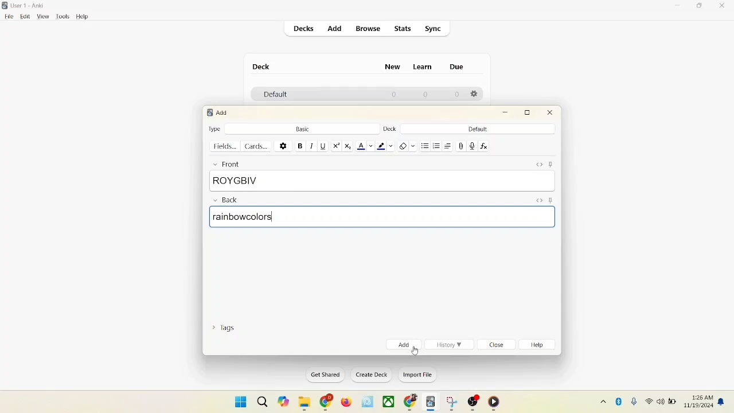 This screenshot has height=413, width=734. What do you see at coordinates (550, 114) in the screenshot?
I see `close` at bounding box center [550, 114].